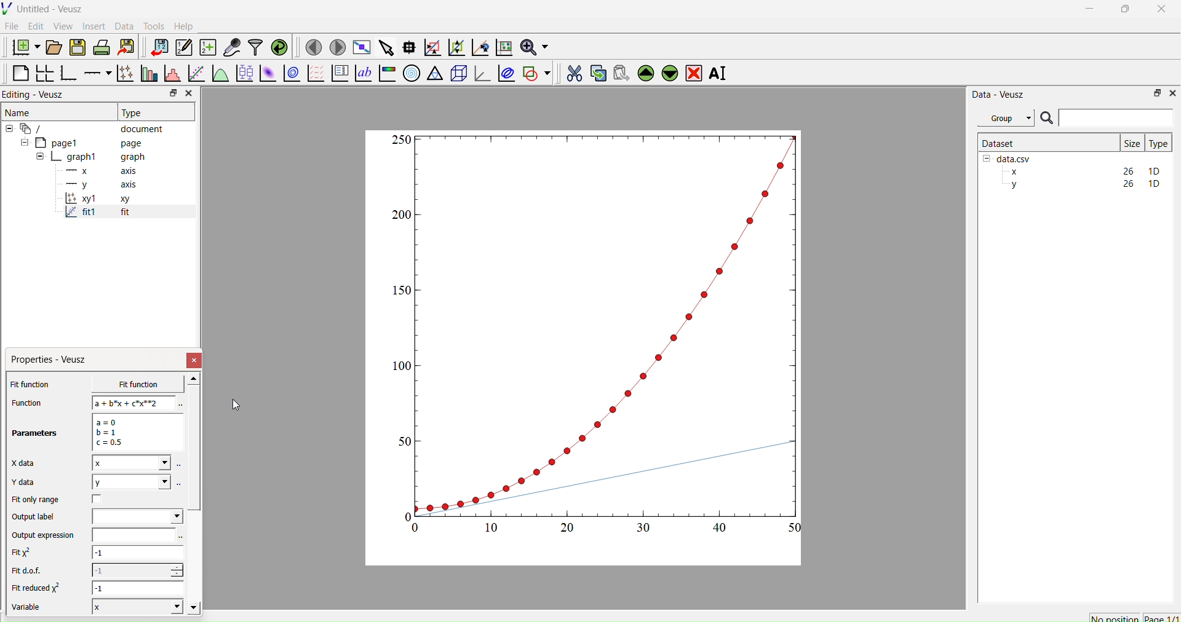  Describe the element at coordinates (267, 73) in the screenshot. I see `Plot a 2d dataset as image` at that location.